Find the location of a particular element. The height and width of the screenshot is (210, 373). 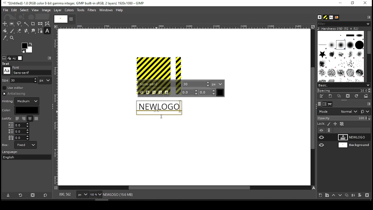

lock pixels is located at coordinates (330, 124).